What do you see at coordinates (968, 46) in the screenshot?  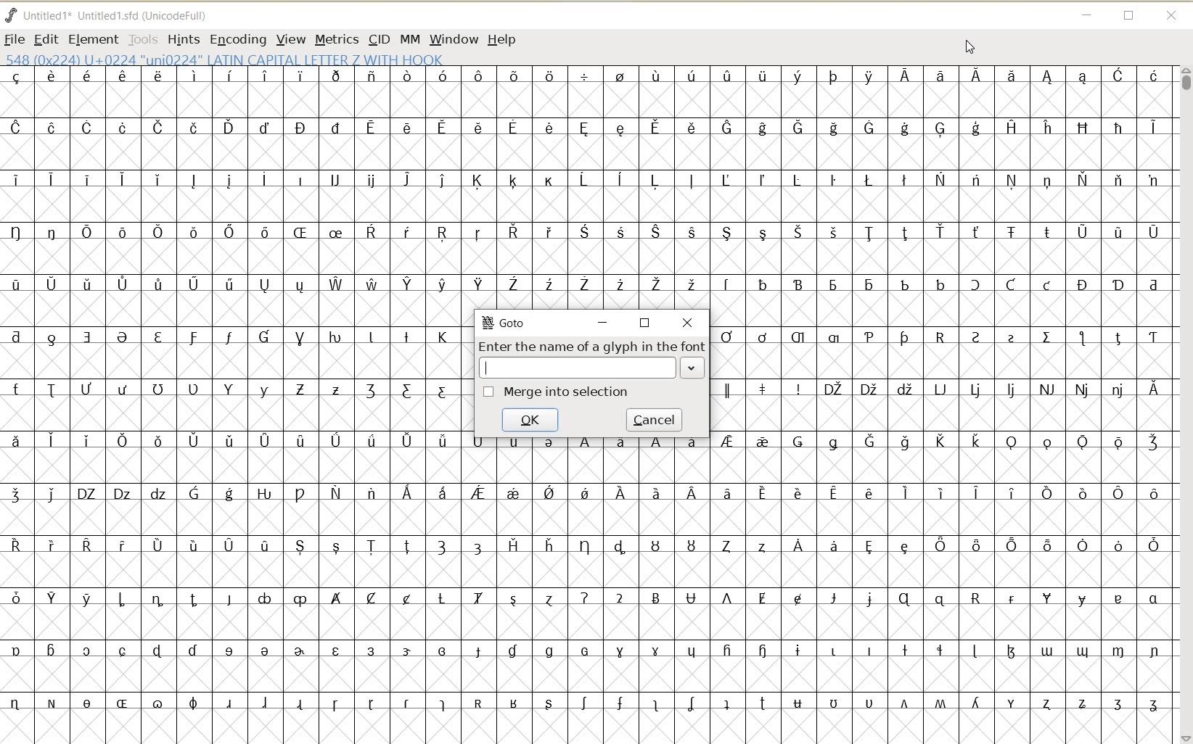 I see `CURSOR` at bounding box center [968, 46].